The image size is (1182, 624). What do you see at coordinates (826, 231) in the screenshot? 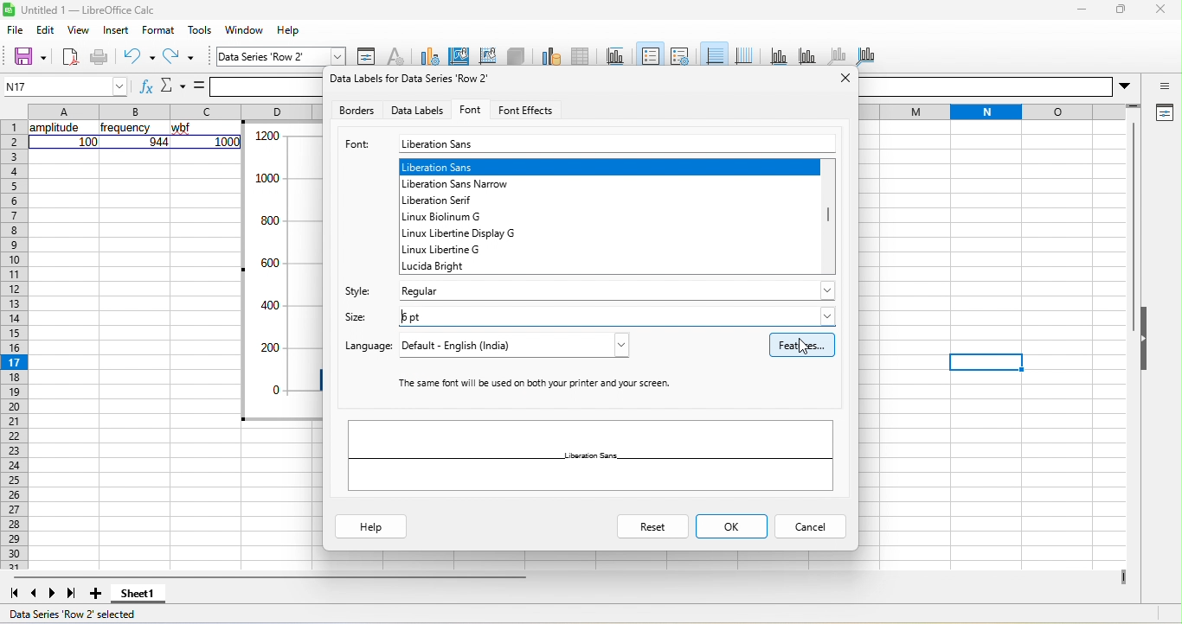
I see `vertical scroll bar` at bounding box center [826, 231].